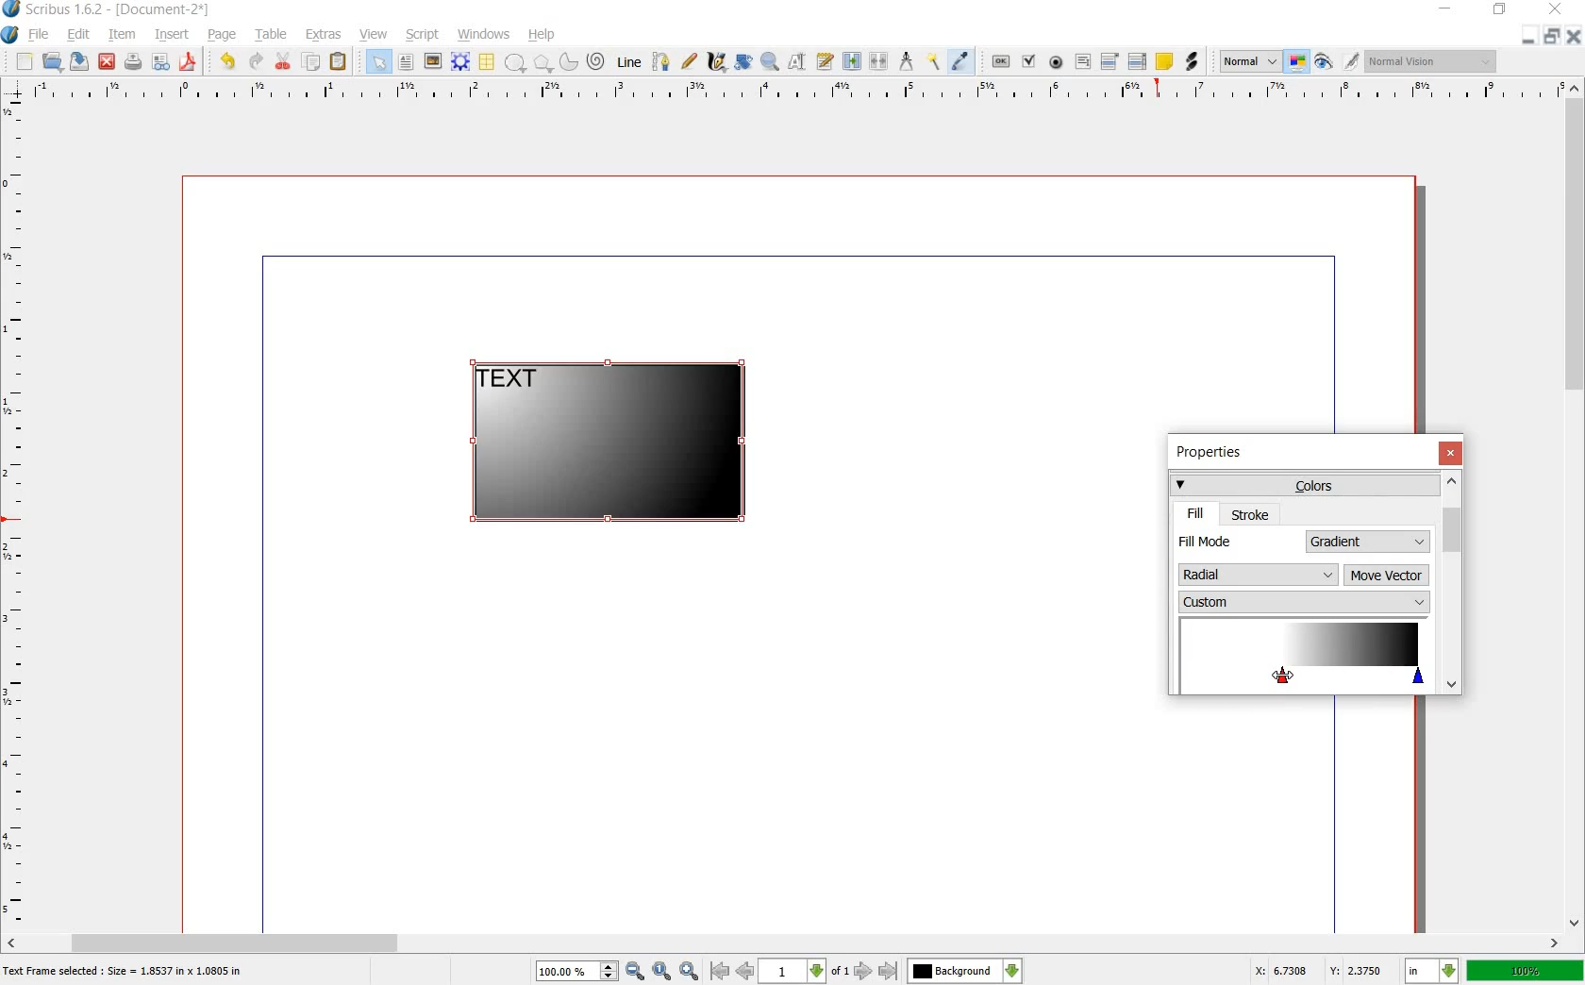  Describe the element at coordinates (851, 62) in the screenshot. I see `link text frame` at that location.